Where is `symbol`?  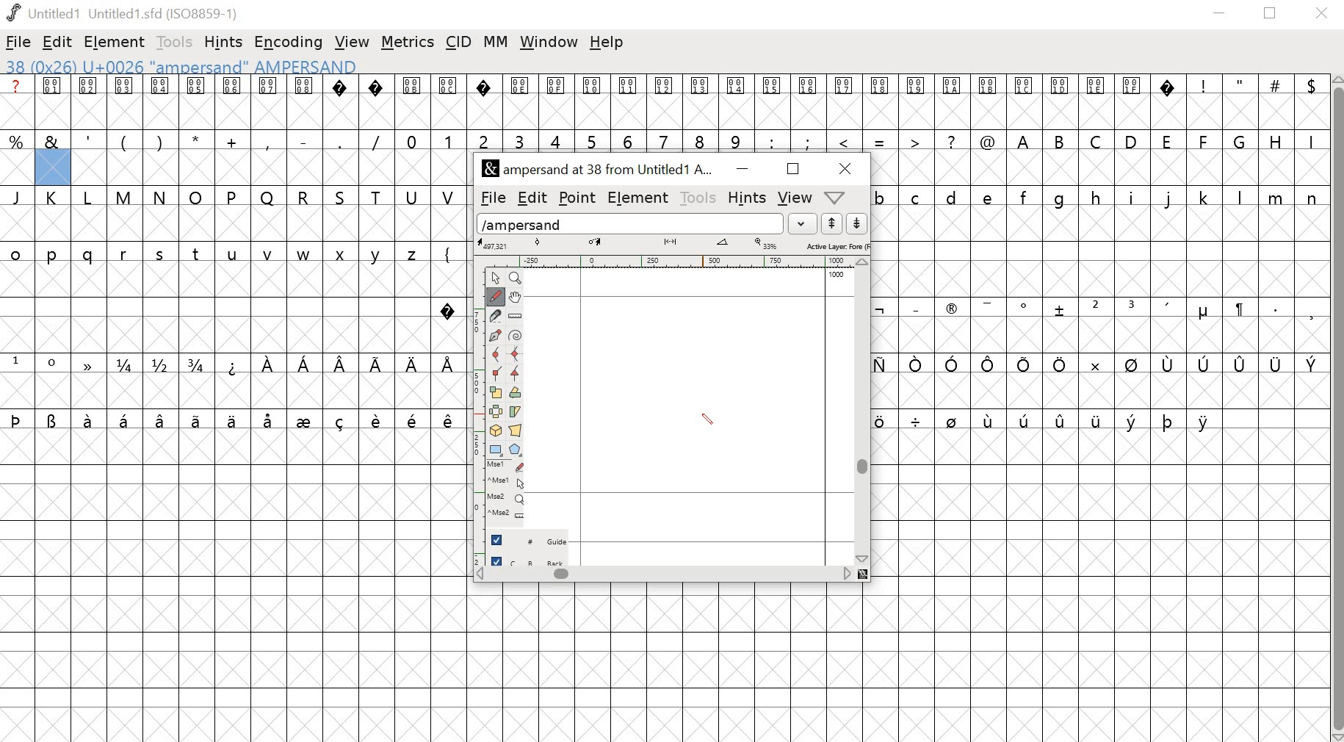 symbol is located at coordinates (988, 306).